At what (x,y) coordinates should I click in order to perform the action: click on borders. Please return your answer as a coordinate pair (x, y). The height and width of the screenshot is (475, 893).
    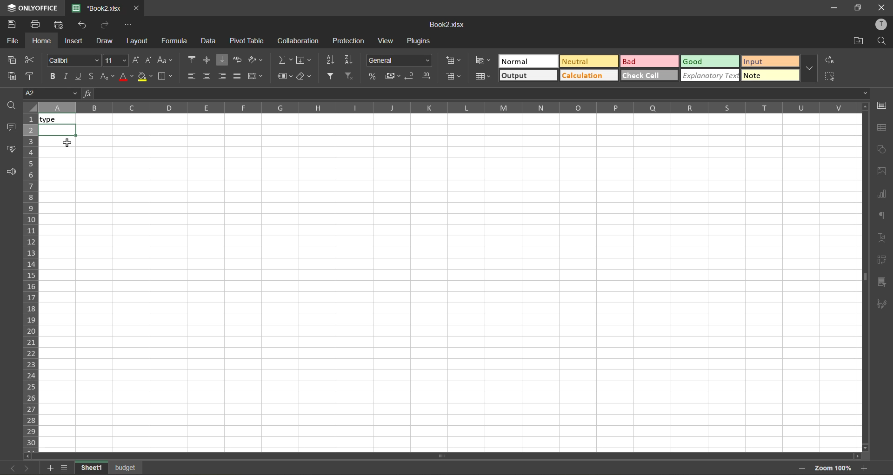
    Looking at the image, I should click on (165, 76).